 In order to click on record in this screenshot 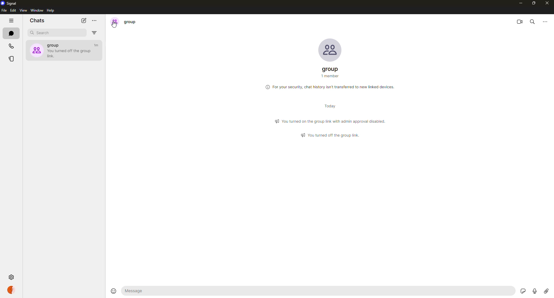, I will do `click(534, 290)`.